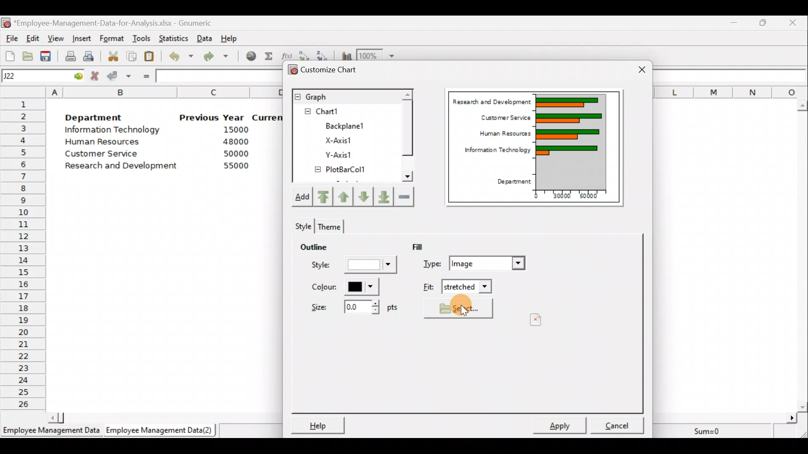  Describe the element at coordinates (89, 56) in the screenshot. I see `Print preview` at that location.